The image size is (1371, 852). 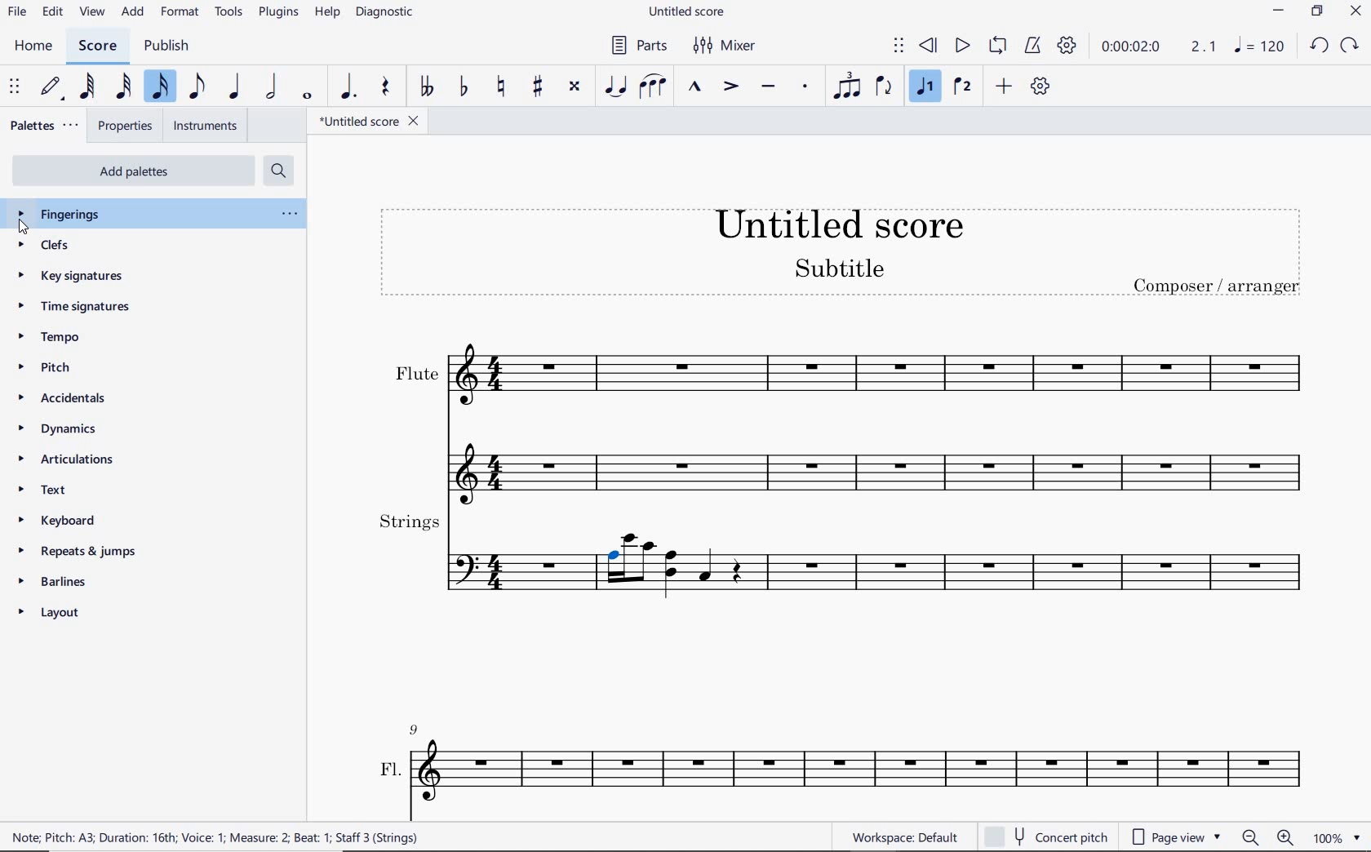 What do you see at coordinates (273, 87) in the screenshot?
I see `half note` at bounding box center [273, 87].